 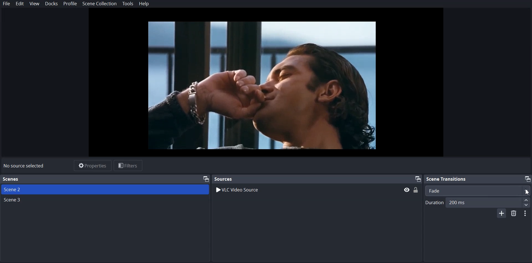 What do you see at coordinates (477, 202) in the screenshot?
I see `Duration` at bounding box center [477, 202].